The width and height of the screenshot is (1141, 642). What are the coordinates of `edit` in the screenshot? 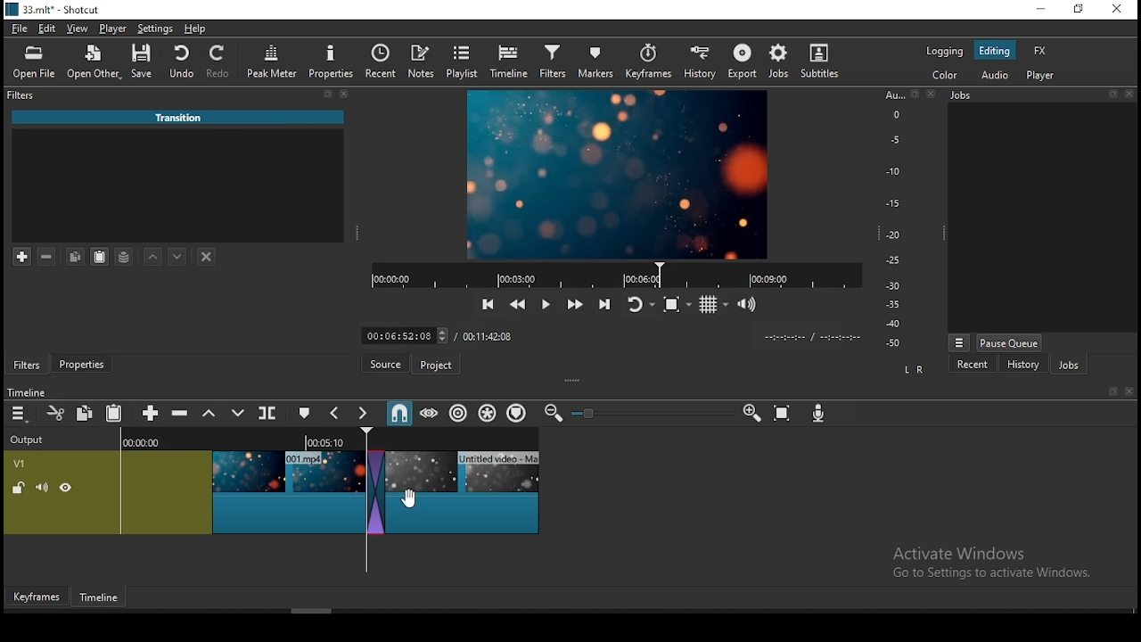 It's located at (47, 28).